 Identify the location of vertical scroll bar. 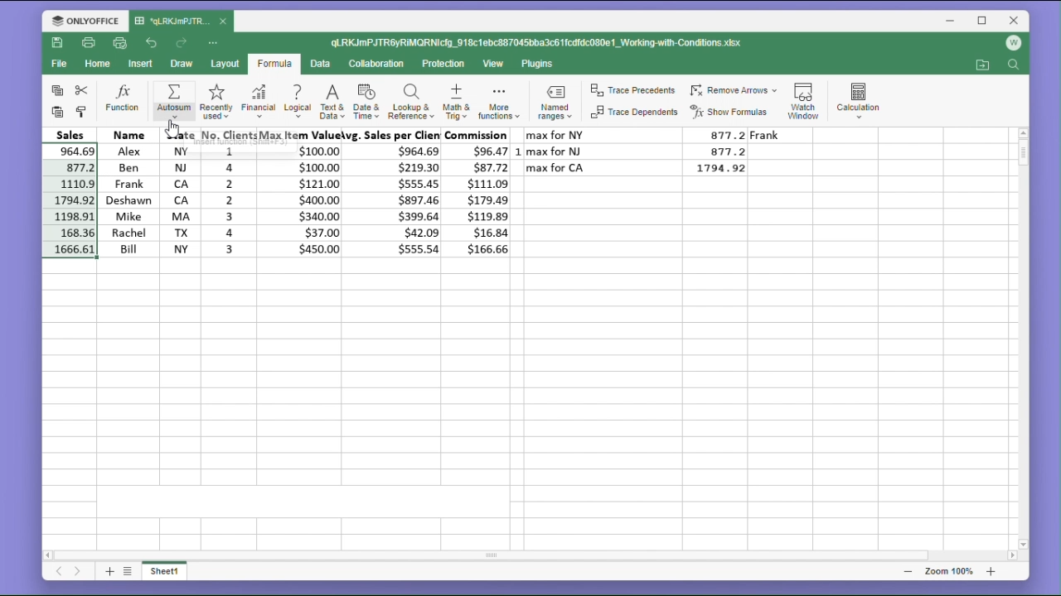
(1023, 339).